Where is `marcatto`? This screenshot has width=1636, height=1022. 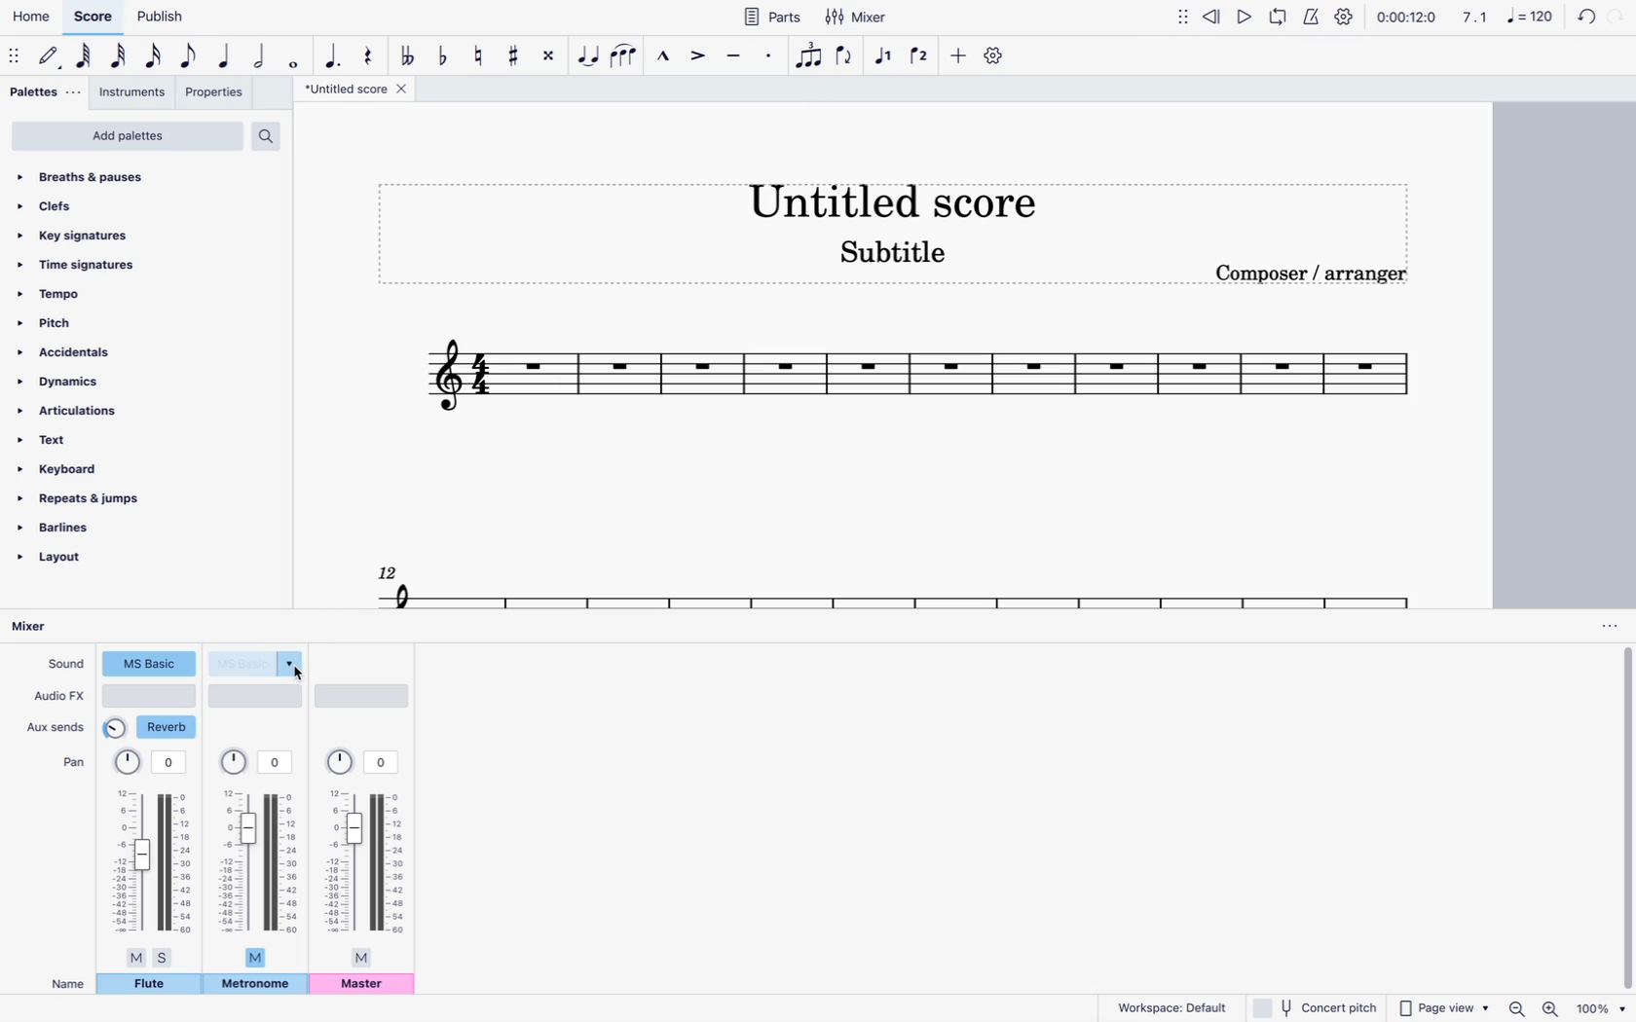
marcatto is located at coordinates (663, 57).